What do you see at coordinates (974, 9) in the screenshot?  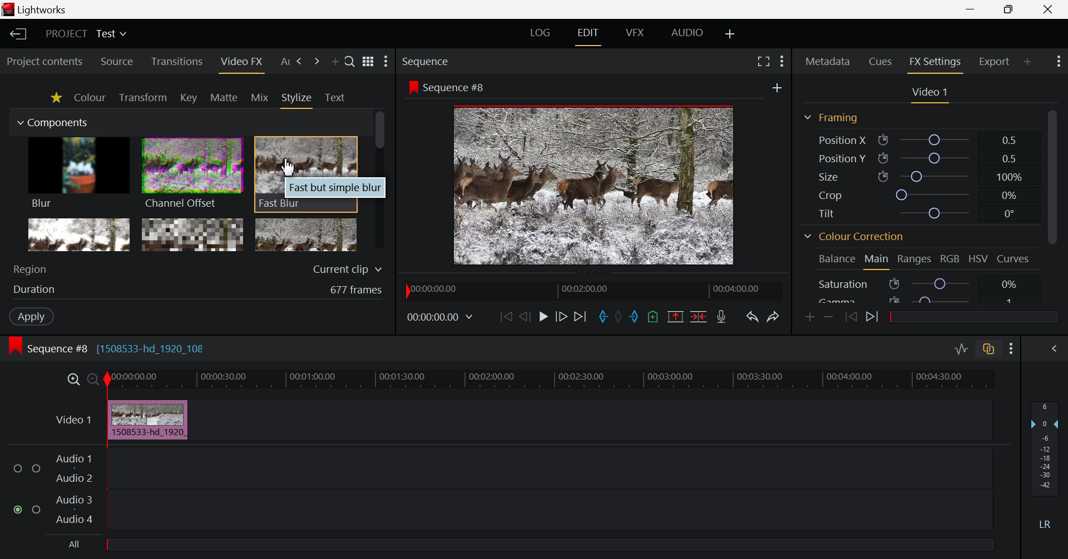 I see `Restore Down` at bounding box center [974, 9].